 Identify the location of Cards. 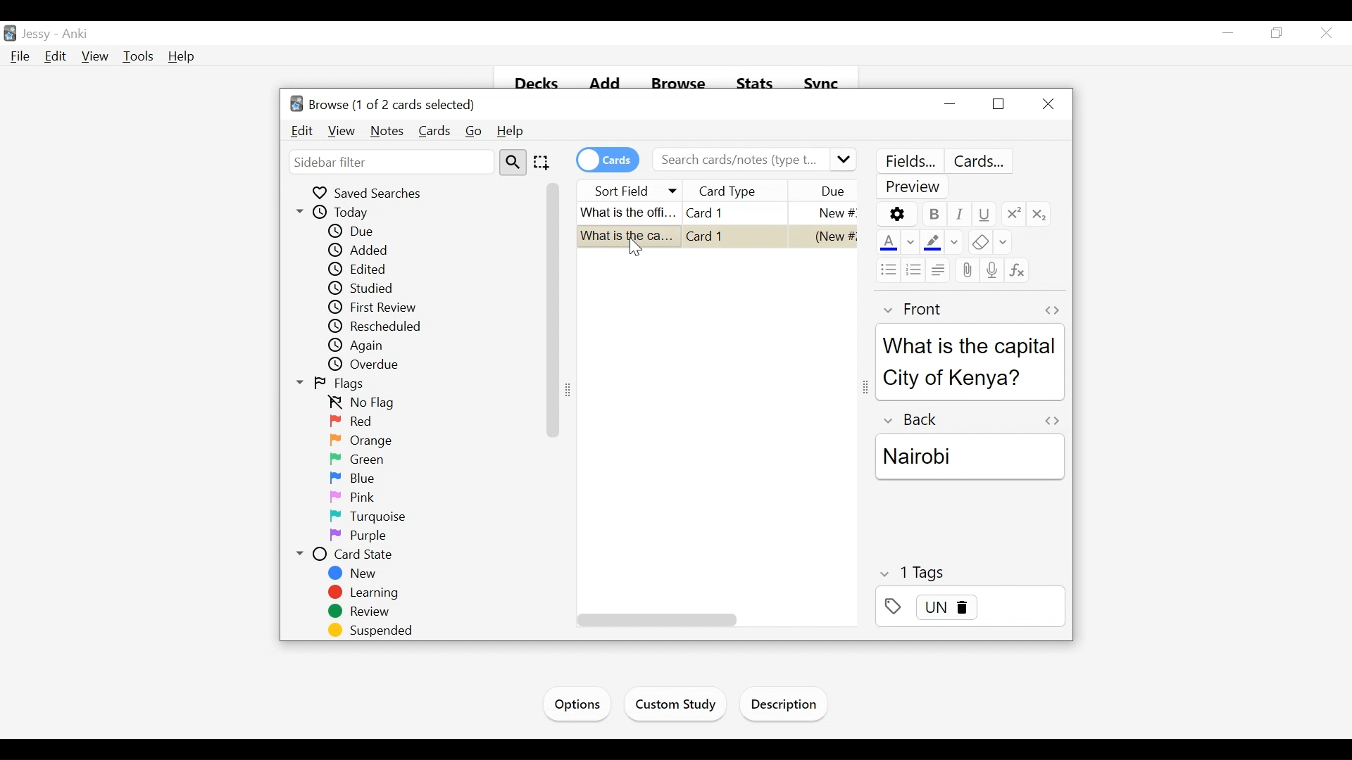
(434, 131).